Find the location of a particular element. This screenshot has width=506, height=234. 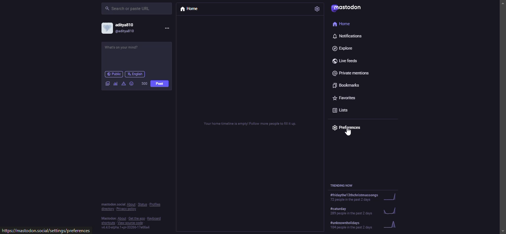

favorites is located at coordinates (346, 97).